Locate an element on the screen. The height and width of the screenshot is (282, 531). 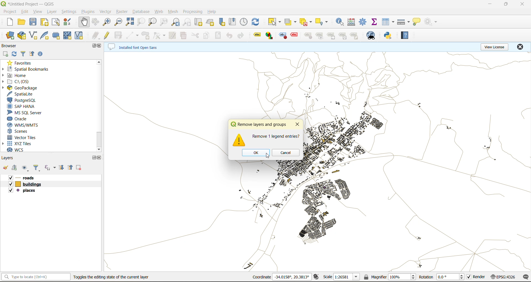
database is located at coordinates (140, 12).